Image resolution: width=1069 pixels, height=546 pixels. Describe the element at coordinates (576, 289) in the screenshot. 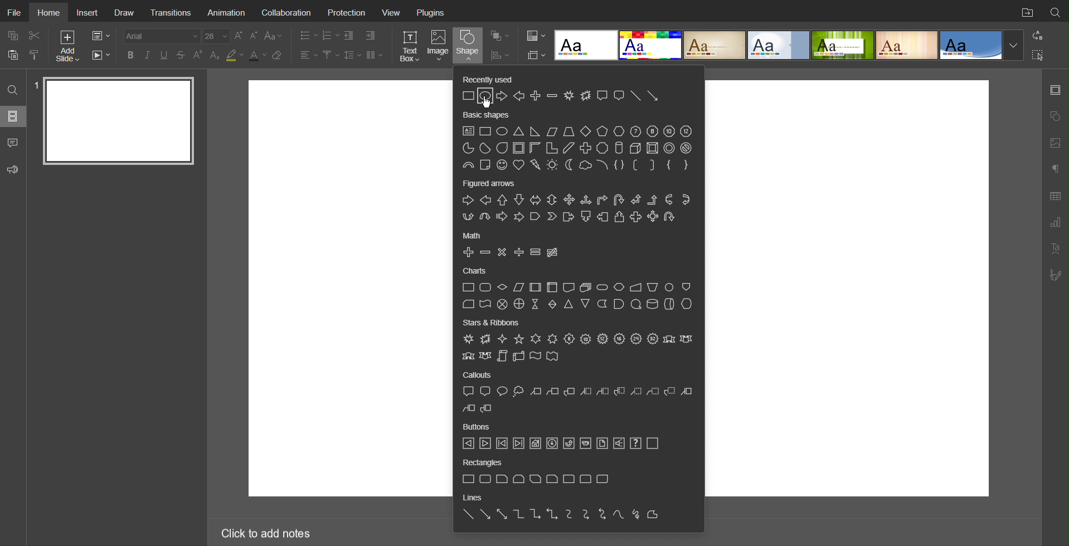

I see `Charts ` at that location.